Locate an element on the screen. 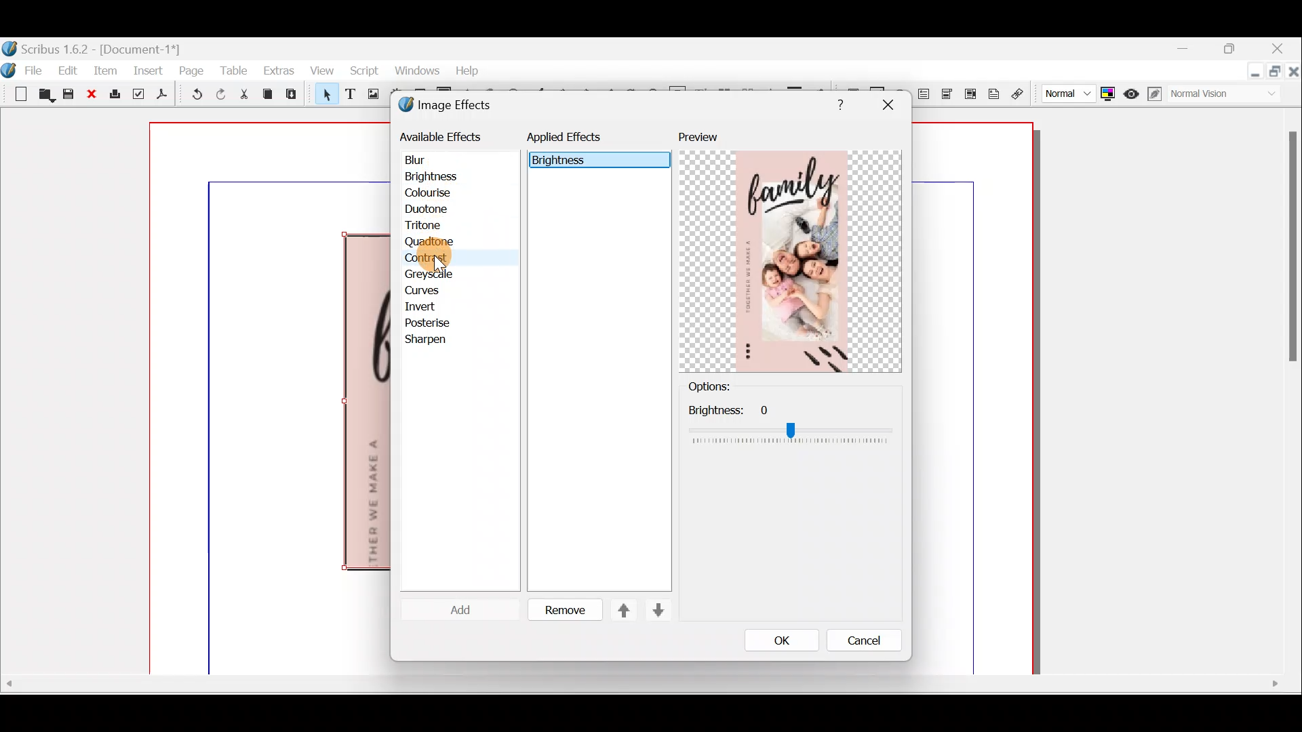 This screenshot has width=1302, height=732. PDF List box is located at coordinates (970, 92).